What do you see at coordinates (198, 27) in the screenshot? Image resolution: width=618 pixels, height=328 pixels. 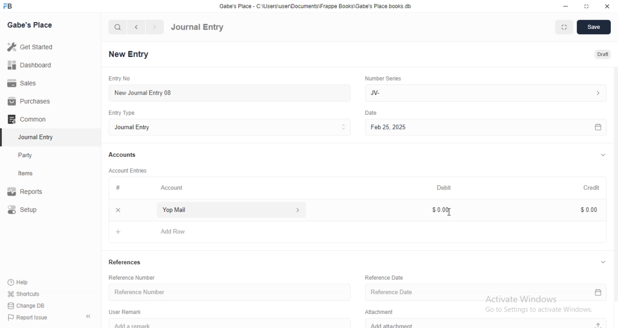 I see `Journal Entry` at bounding box center [198, 27].